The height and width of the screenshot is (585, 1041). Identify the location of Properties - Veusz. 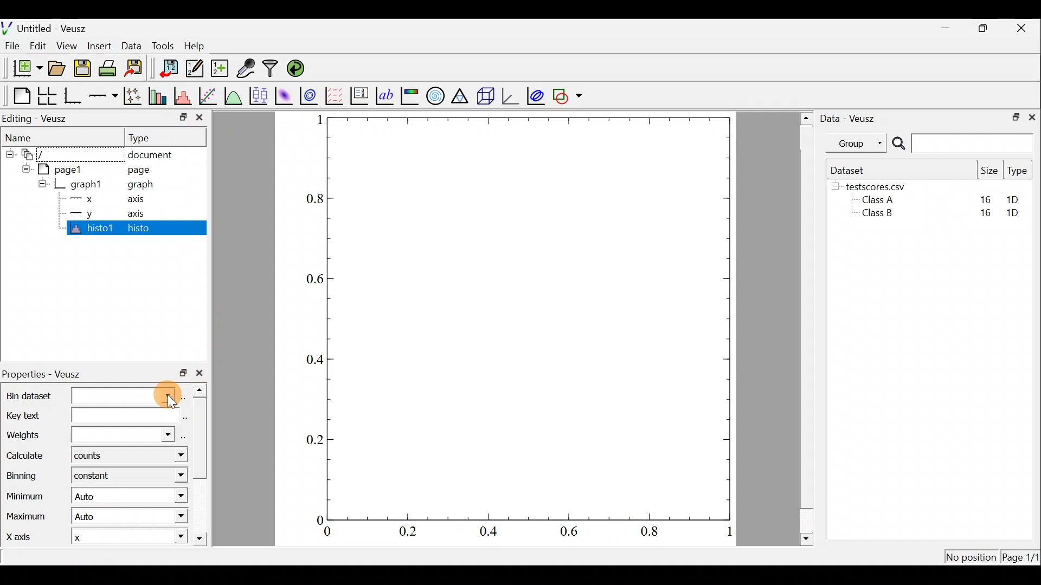
(43, 371).